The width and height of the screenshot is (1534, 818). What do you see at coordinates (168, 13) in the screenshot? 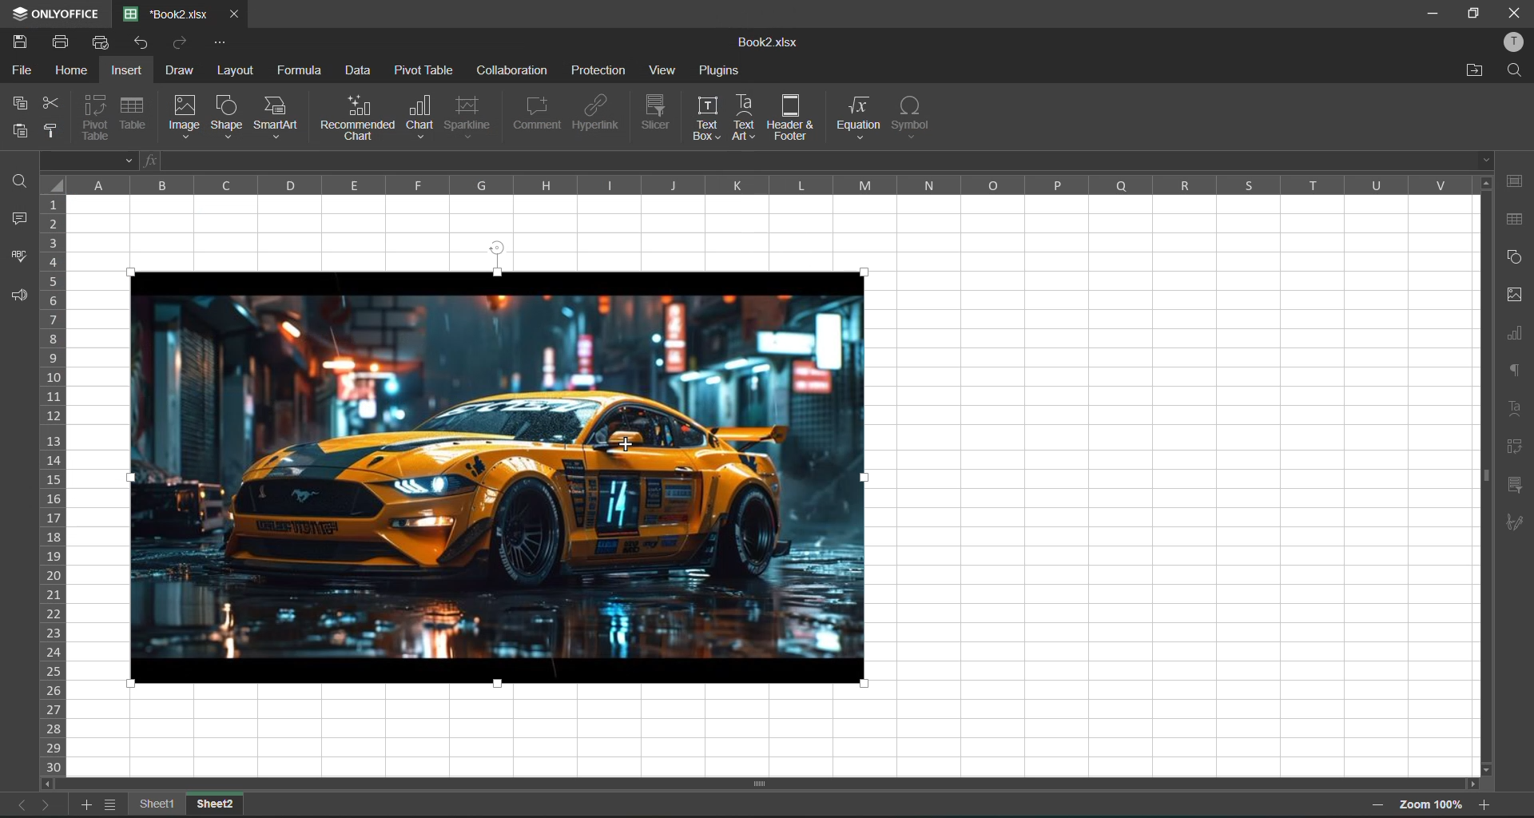
I see `*Book2.xlsx` at bounding box center [168, 13].